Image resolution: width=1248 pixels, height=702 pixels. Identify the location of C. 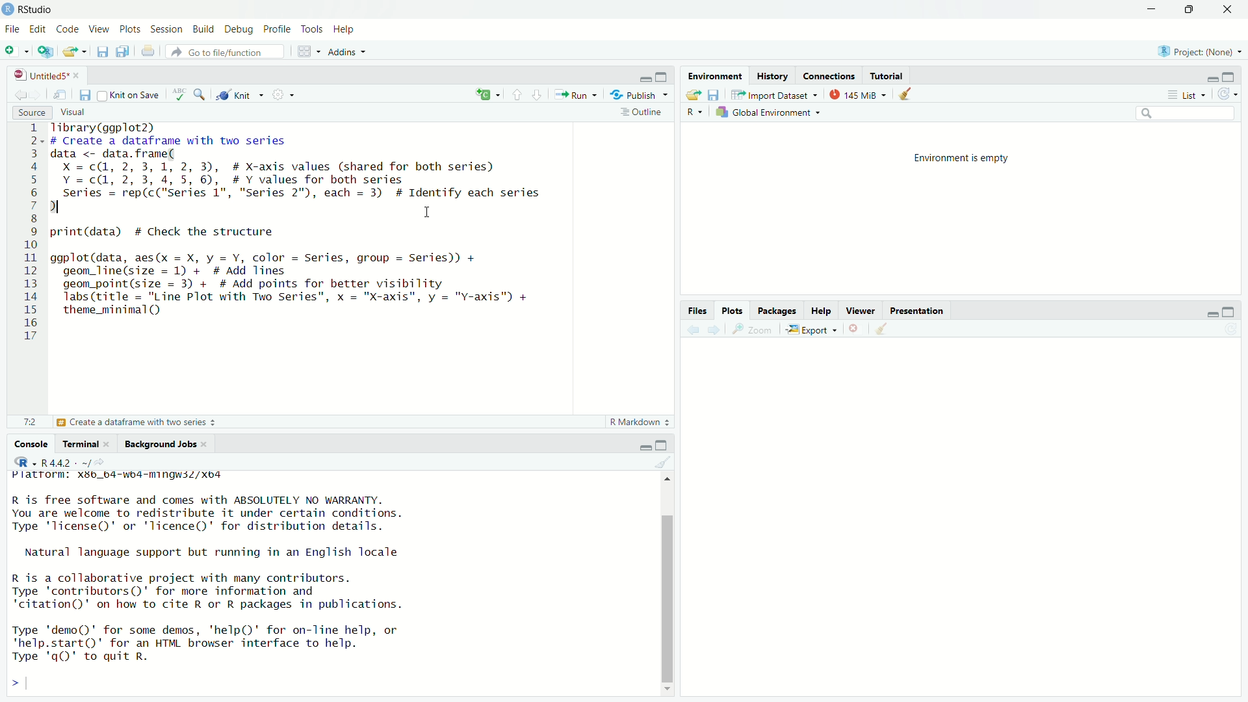
(488, 94).